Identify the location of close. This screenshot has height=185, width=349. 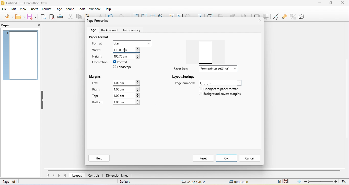
(37, 25).